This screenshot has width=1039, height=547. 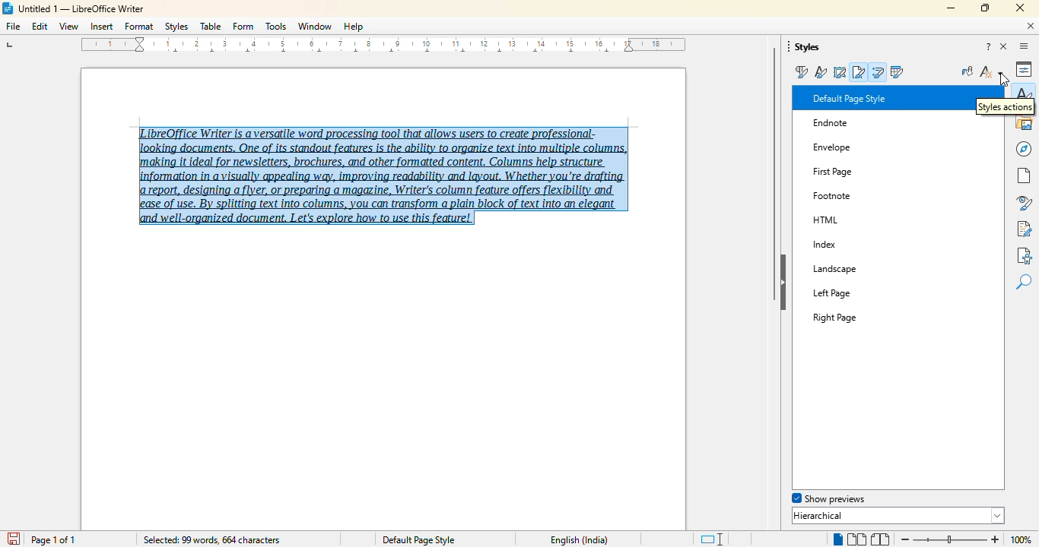 I want to click on save document, so click(x=14, y=538).